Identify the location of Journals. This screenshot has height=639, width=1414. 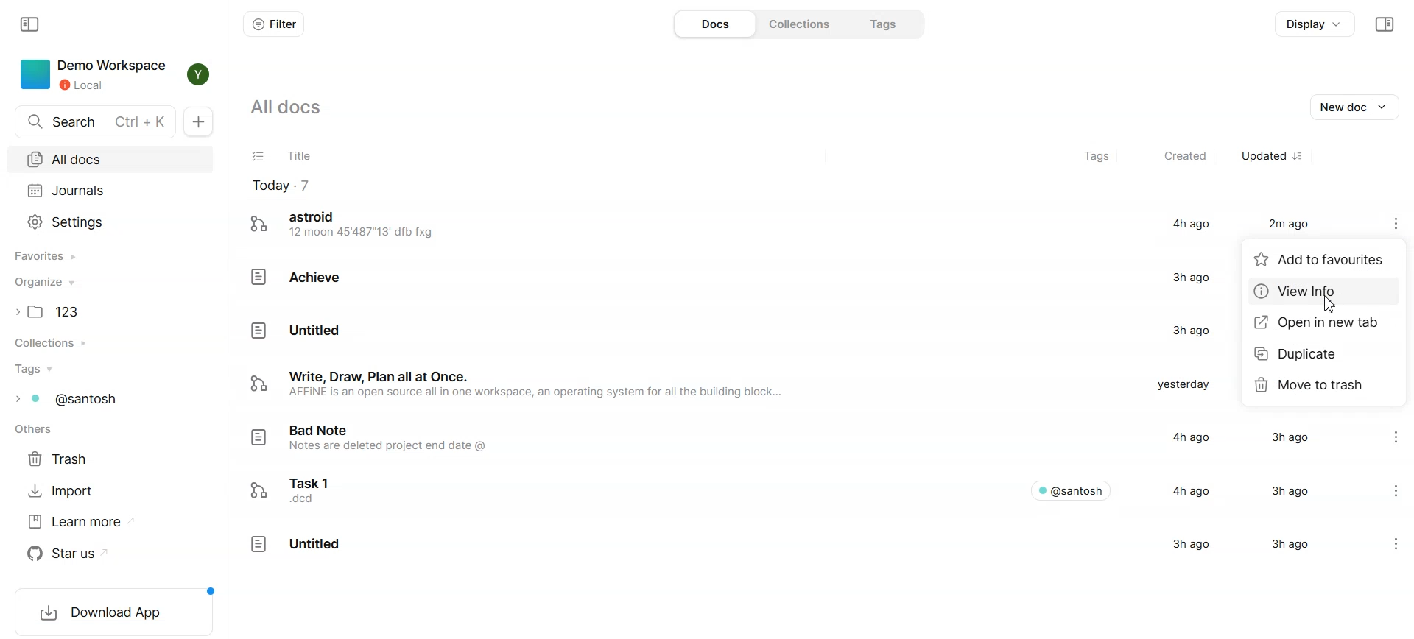
(112, 191).